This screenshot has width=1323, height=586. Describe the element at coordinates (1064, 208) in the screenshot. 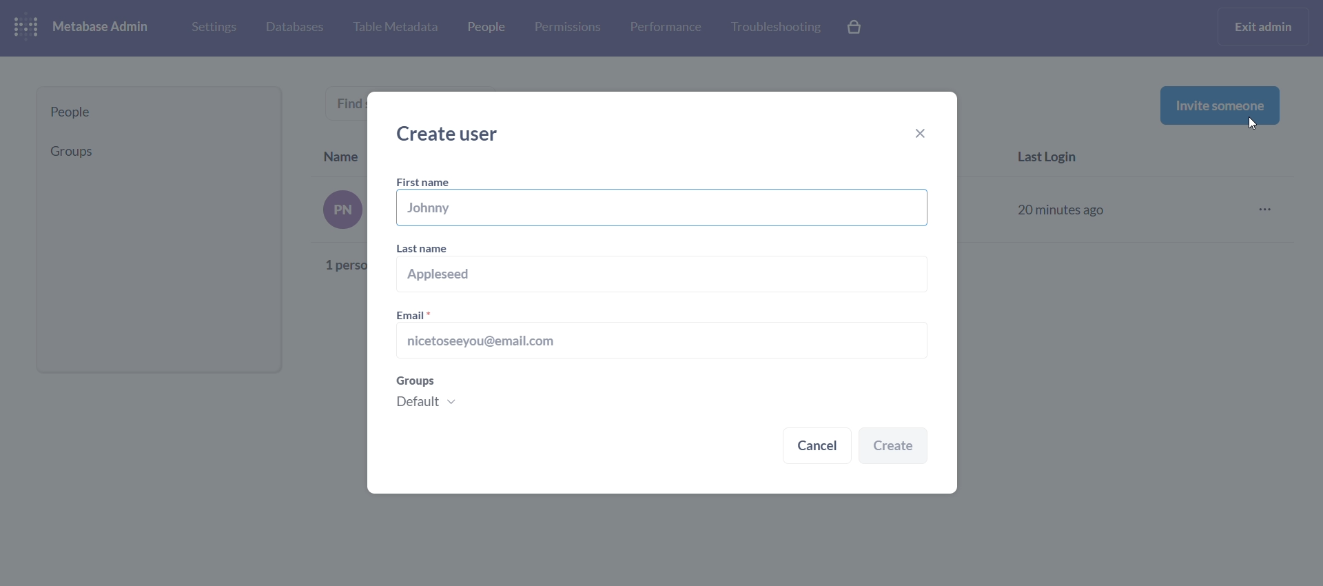

I see `20 minutes ago` at that location.